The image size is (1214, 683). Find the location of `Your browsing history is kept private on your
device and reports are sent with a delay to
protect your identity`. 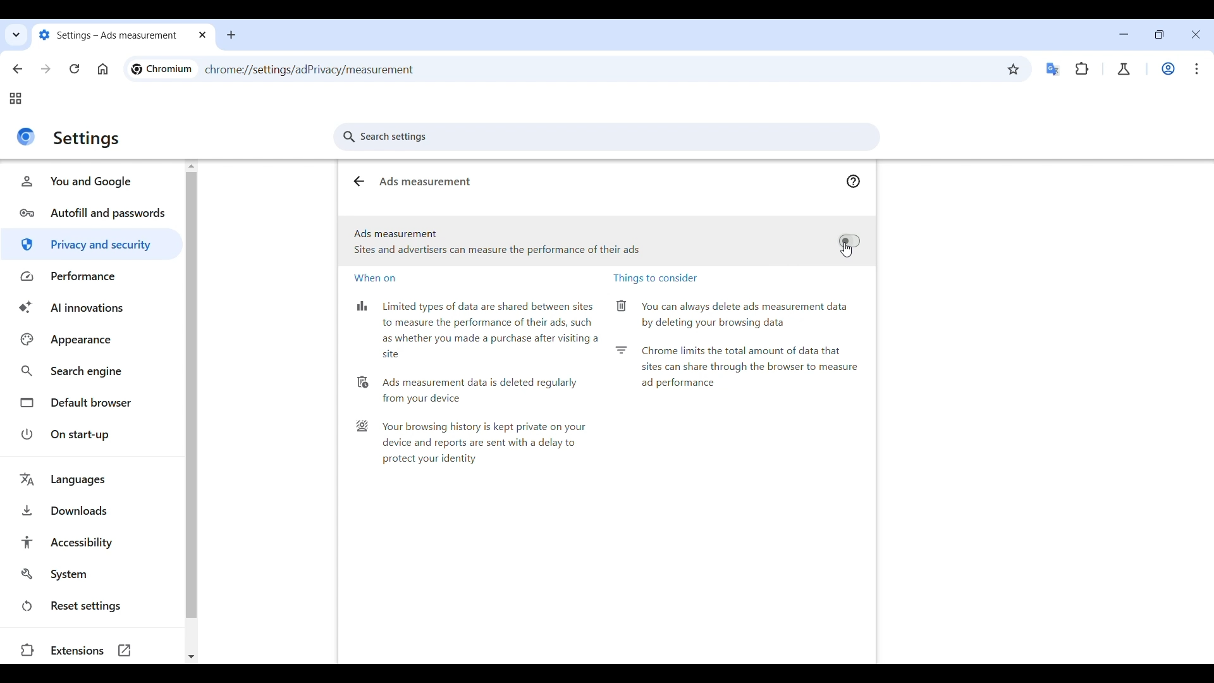

Your browsing history is kept private on your
device and reports are sent with a delay to
protect your identity is located at coordinates (470, 447).